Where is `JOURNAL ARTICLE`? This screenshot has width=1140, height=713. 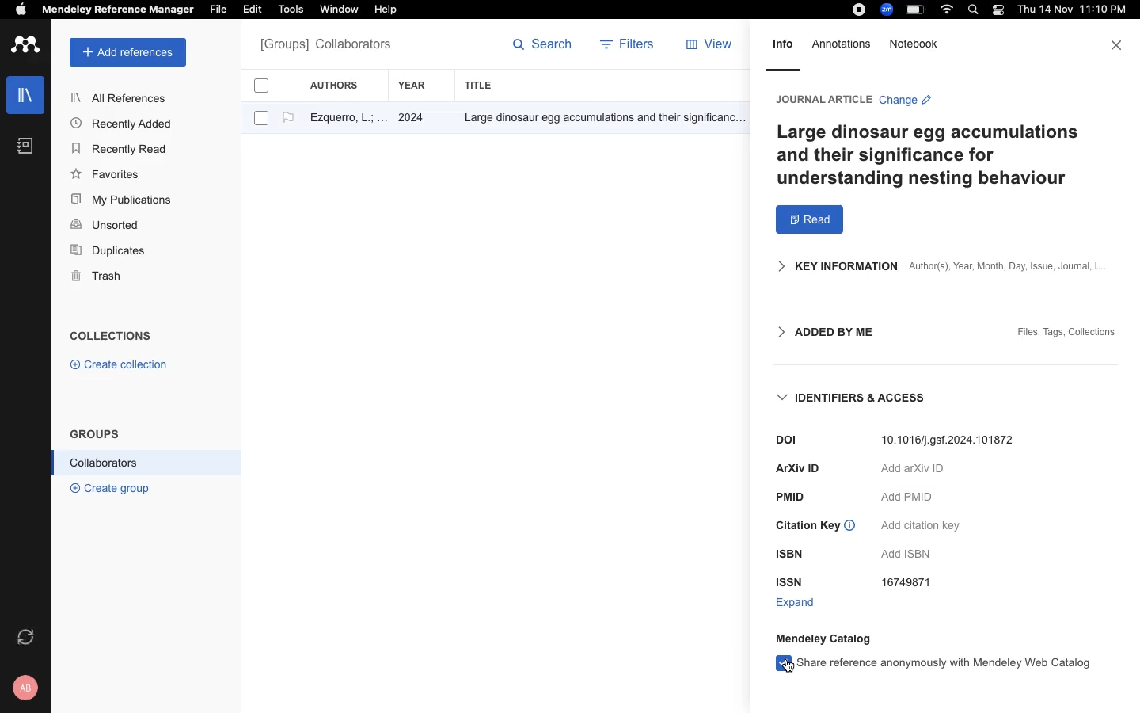 JOURNAL ARTICLE is located at coordinates (822, 99).